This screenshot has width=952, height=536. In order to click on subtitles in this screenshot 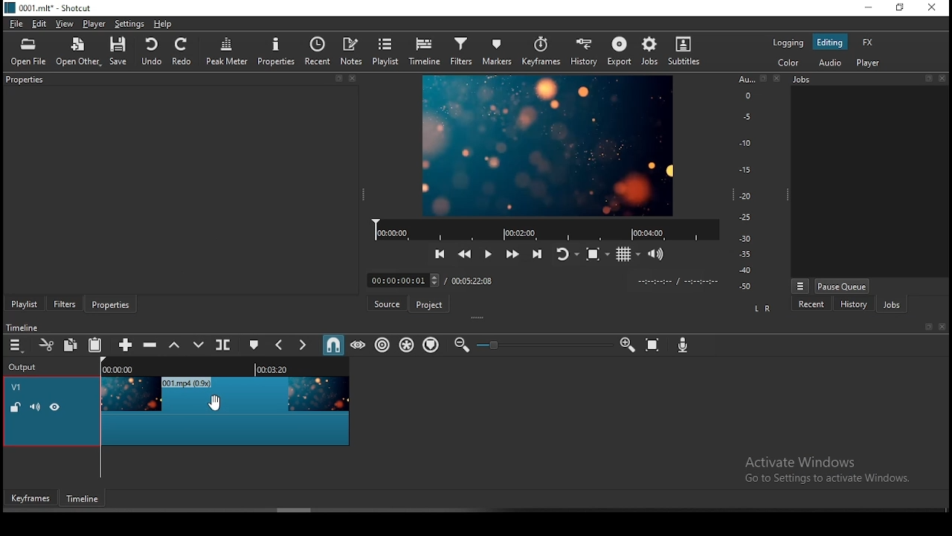, I will do `click(684, 51)`.